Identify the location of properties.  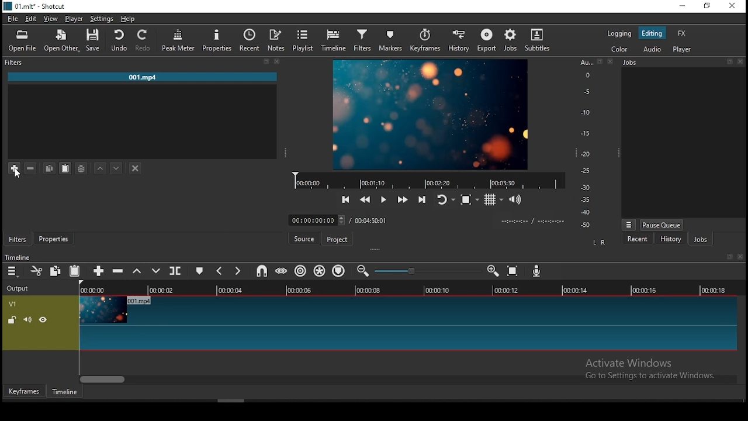
(219, 39).